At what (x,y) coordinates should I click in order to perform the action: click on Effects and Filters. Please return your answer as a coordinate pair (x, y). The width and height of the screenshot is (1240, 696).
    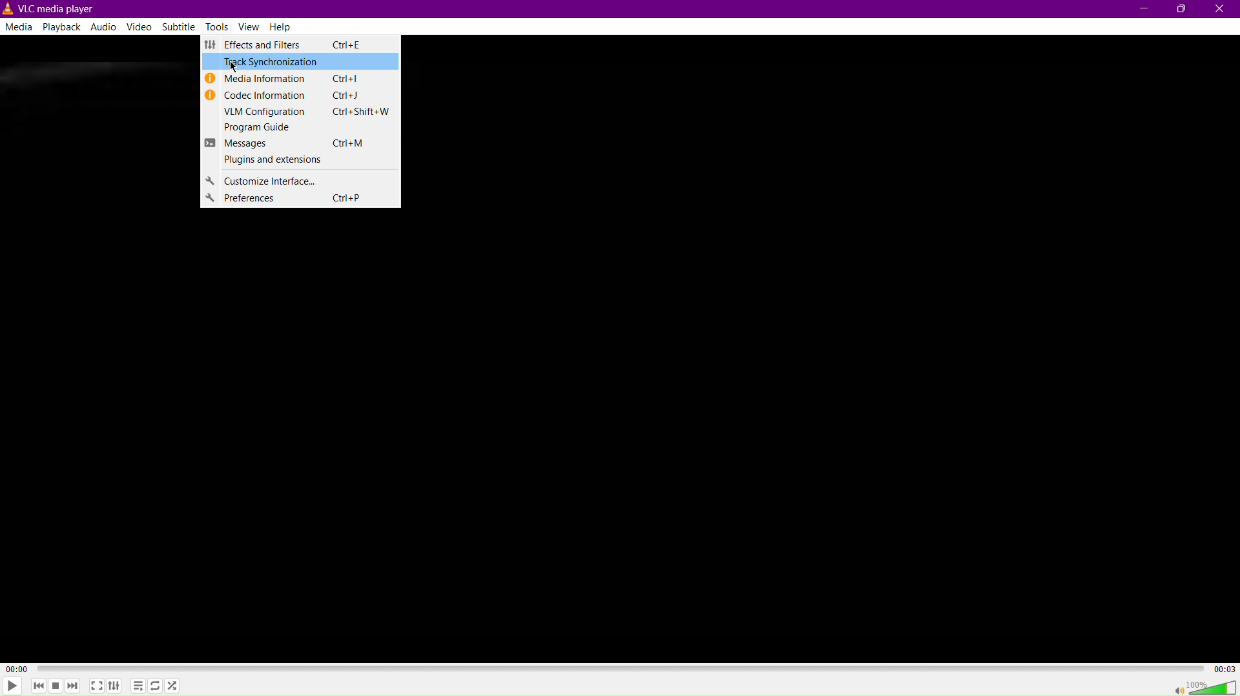
    Looking at the image, I should click on (282, 48).